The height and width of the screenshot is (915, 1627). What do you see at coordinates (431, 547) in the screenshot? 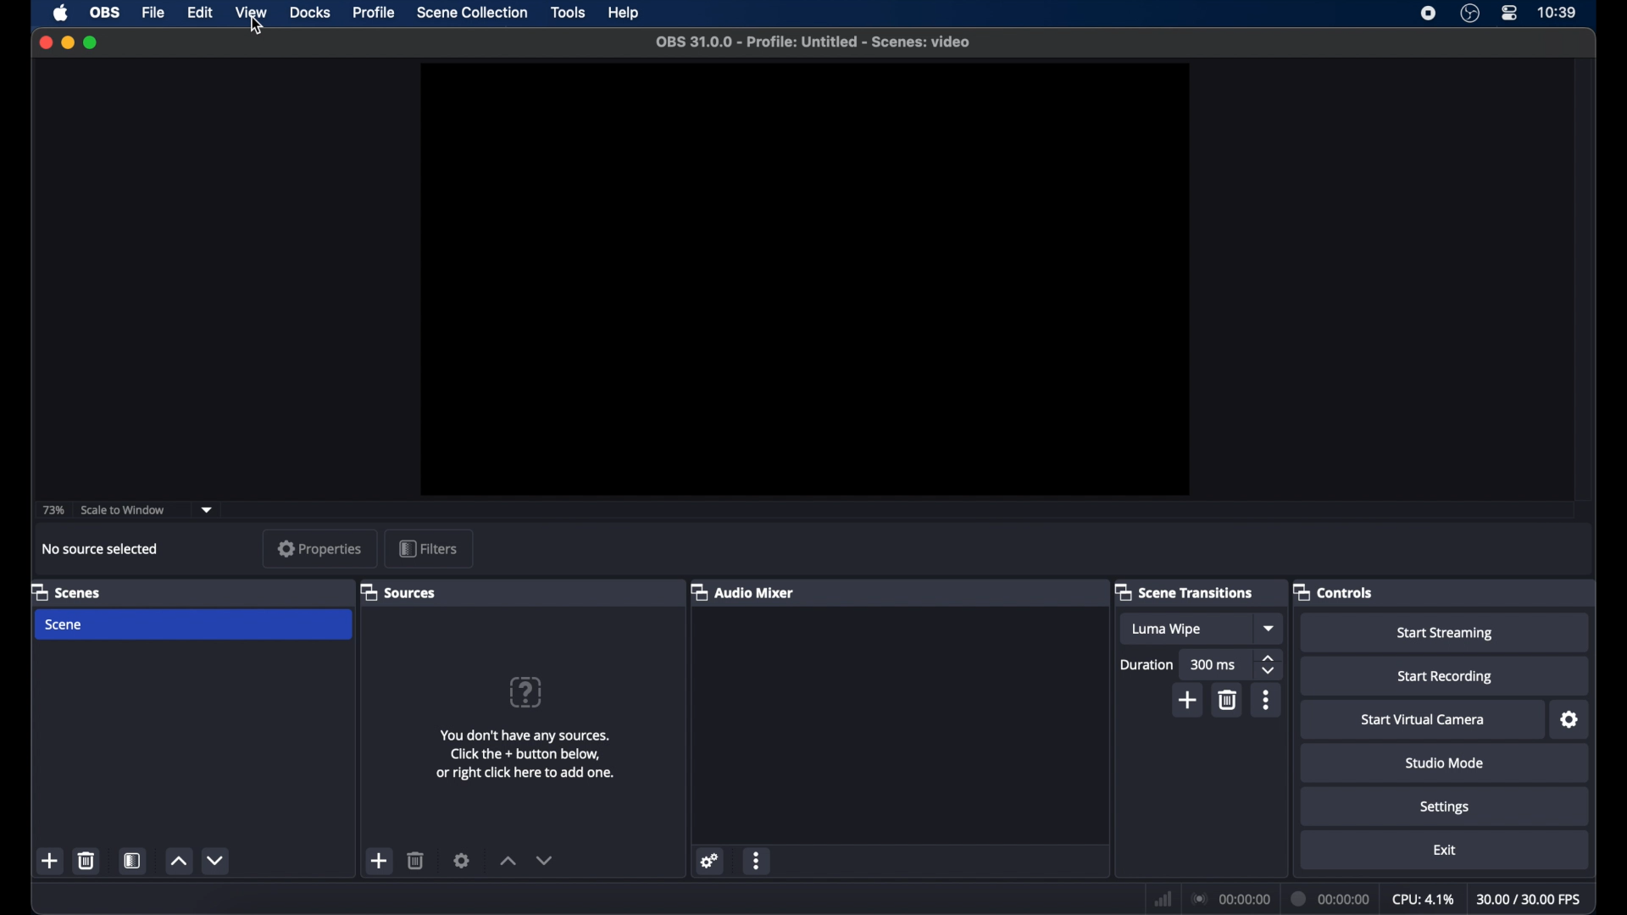
I see `filters` at bounding box center [431, 547].